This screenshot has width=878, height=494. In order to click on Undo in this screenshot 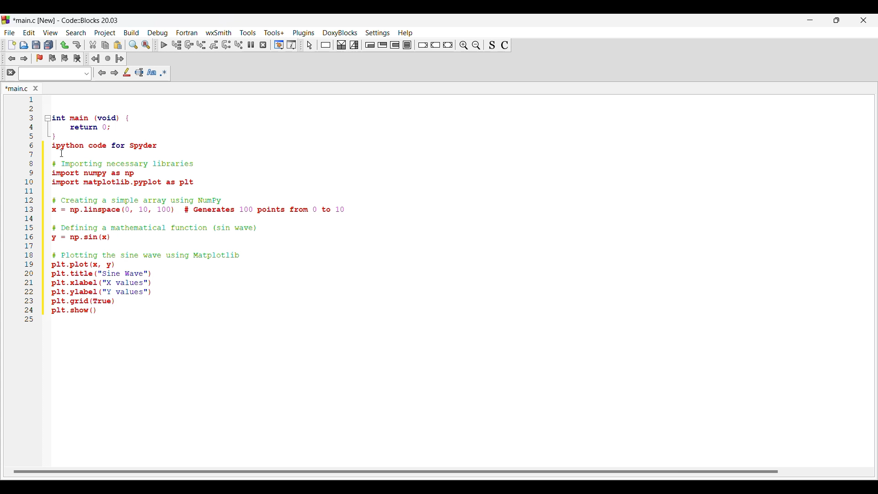, I will do `click(64, 45)`.